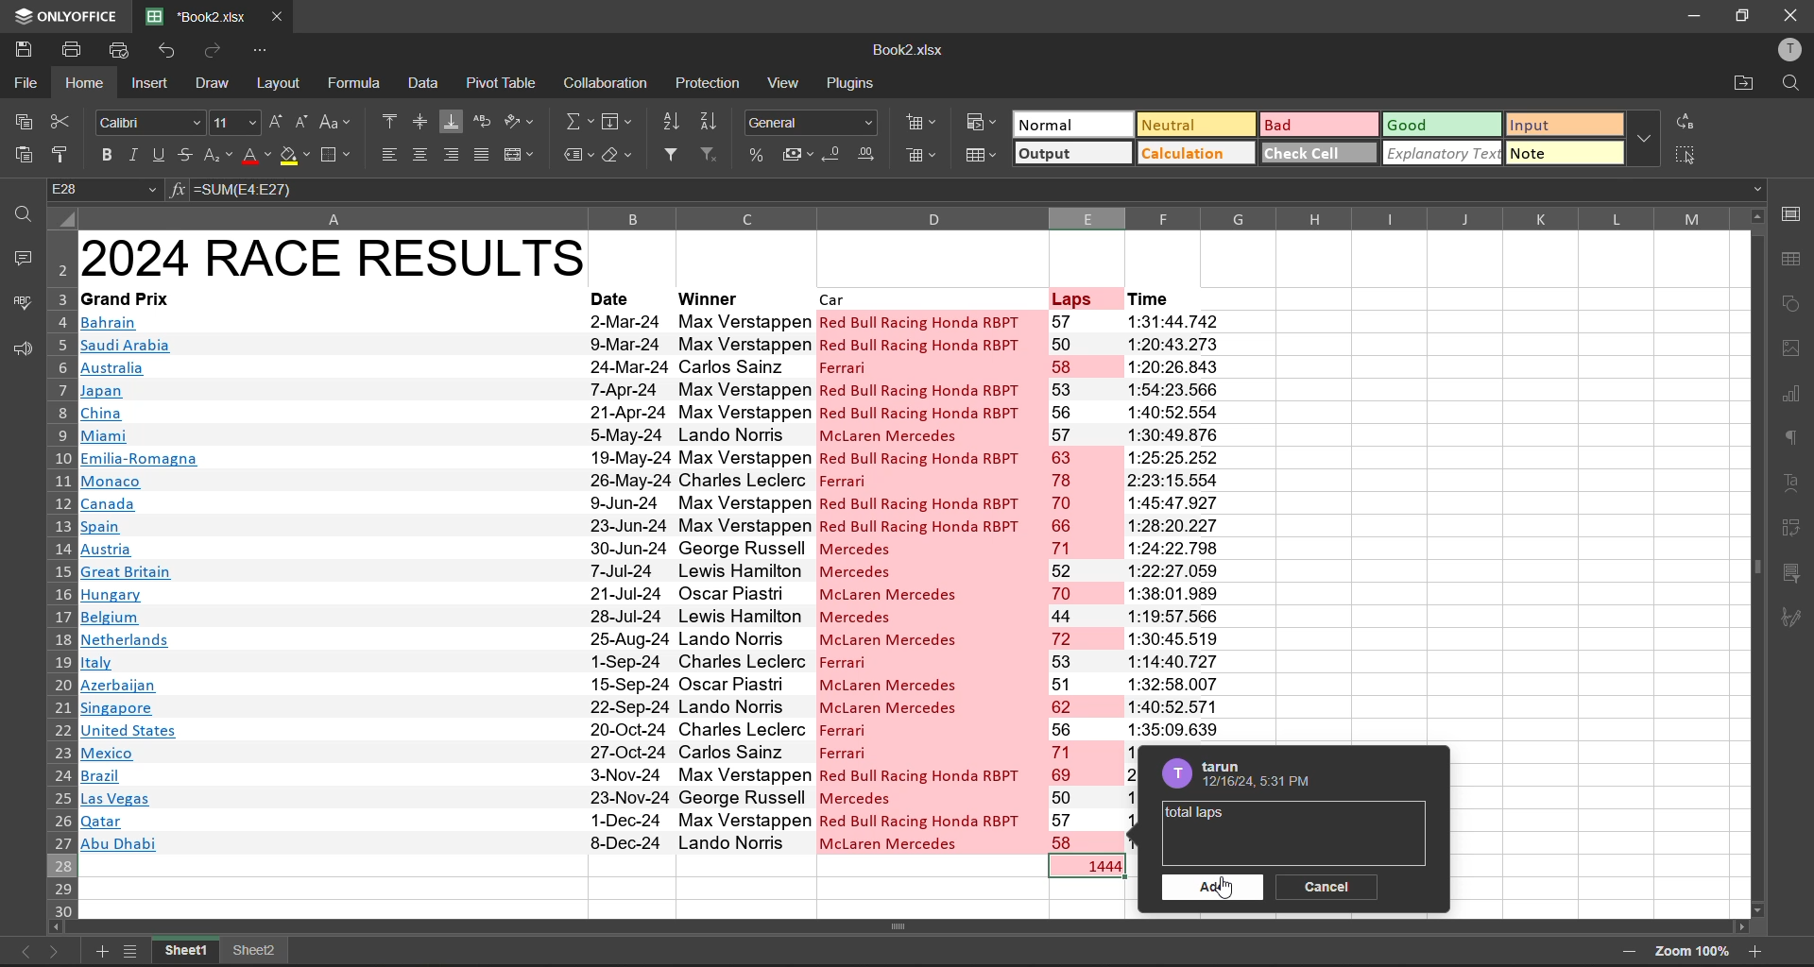 Image resolution: width=1814 pixels, height=967 pixels. I want to click on bad, so click(1317, 125).